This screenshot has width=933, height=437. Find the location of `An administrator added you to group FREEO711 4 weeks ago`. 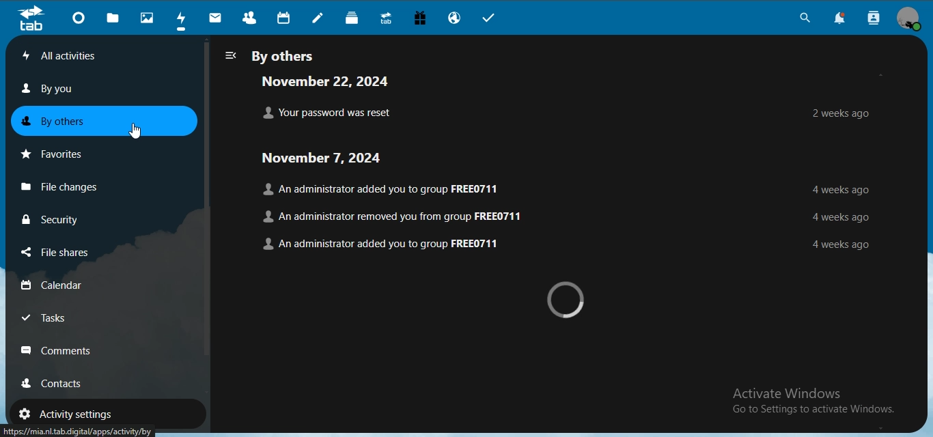

An administrator added you to group FREEO711 4 weeks ago is located at coordinates (566, 189).